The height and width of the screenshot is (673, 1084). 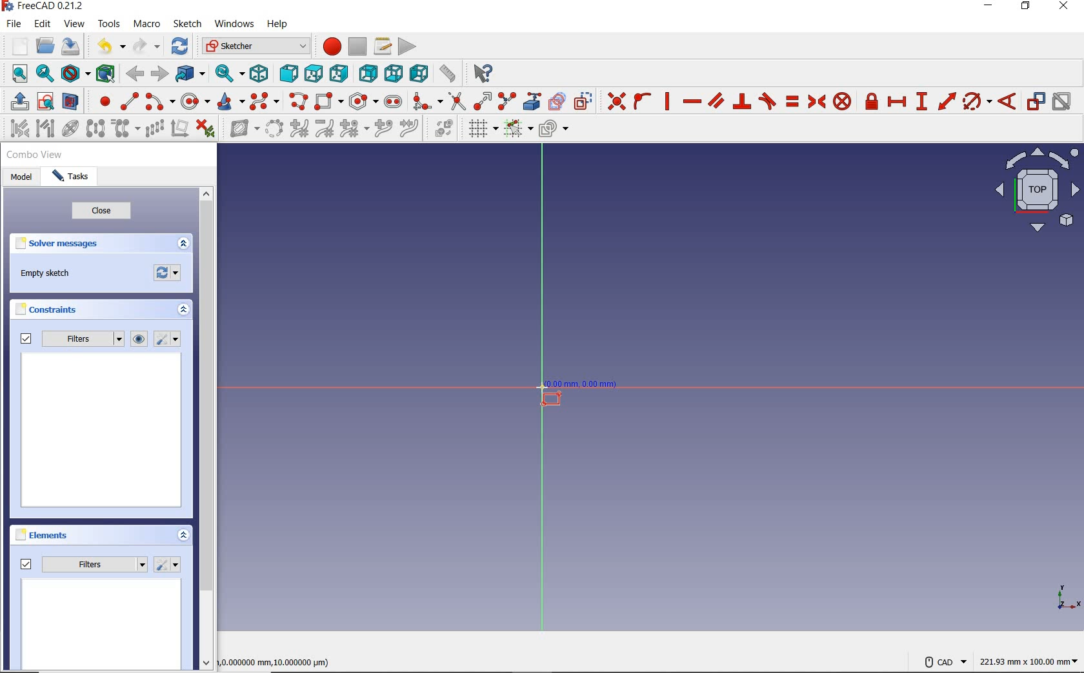 What do you see at coordinates (583, 100) in the screenshot?
I see `toggle construction geometry` at bounding box center [583, 100].